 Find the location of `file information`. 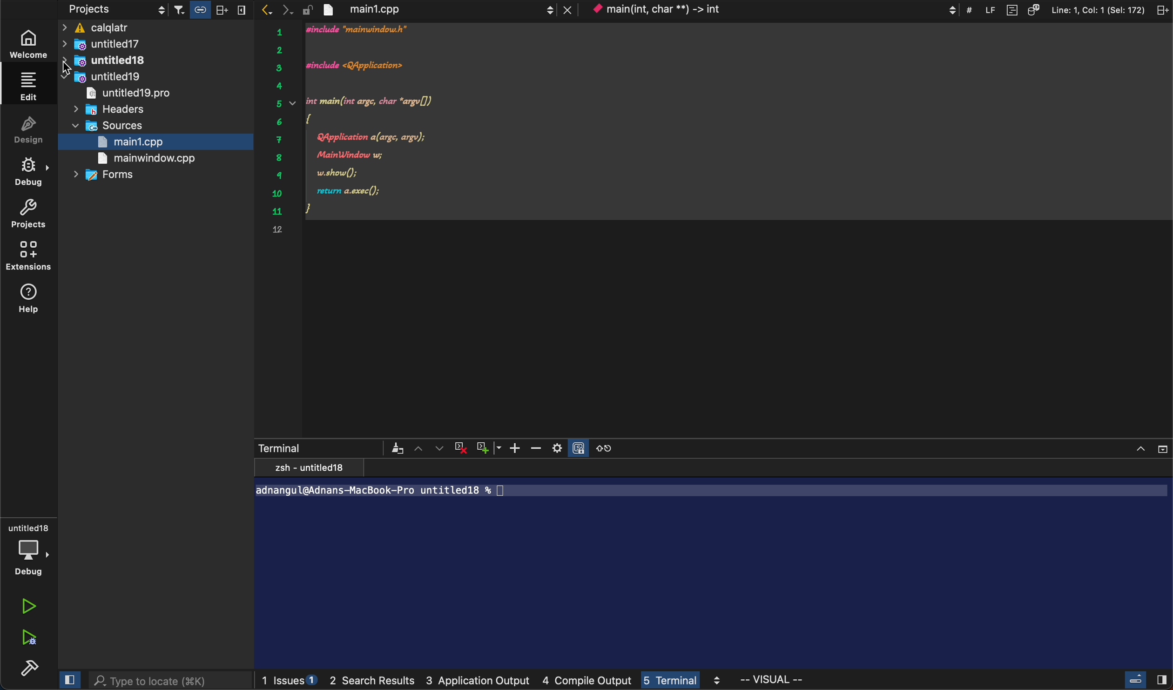

file information is located at coordinates (1056, 10).